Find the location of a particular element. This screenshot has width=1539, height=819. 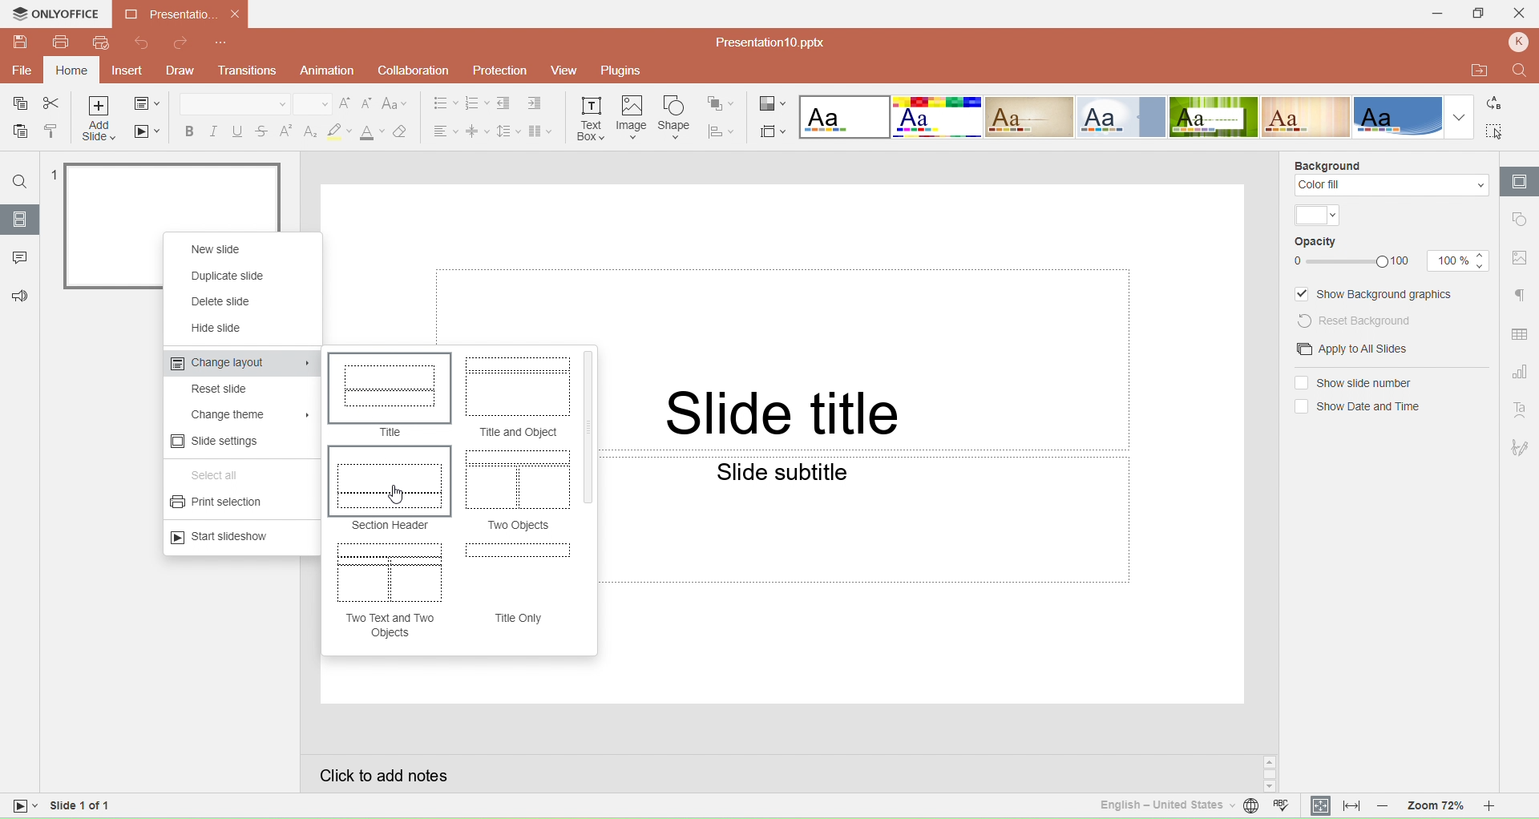

Spell check is located at coordinates (1285, 807).